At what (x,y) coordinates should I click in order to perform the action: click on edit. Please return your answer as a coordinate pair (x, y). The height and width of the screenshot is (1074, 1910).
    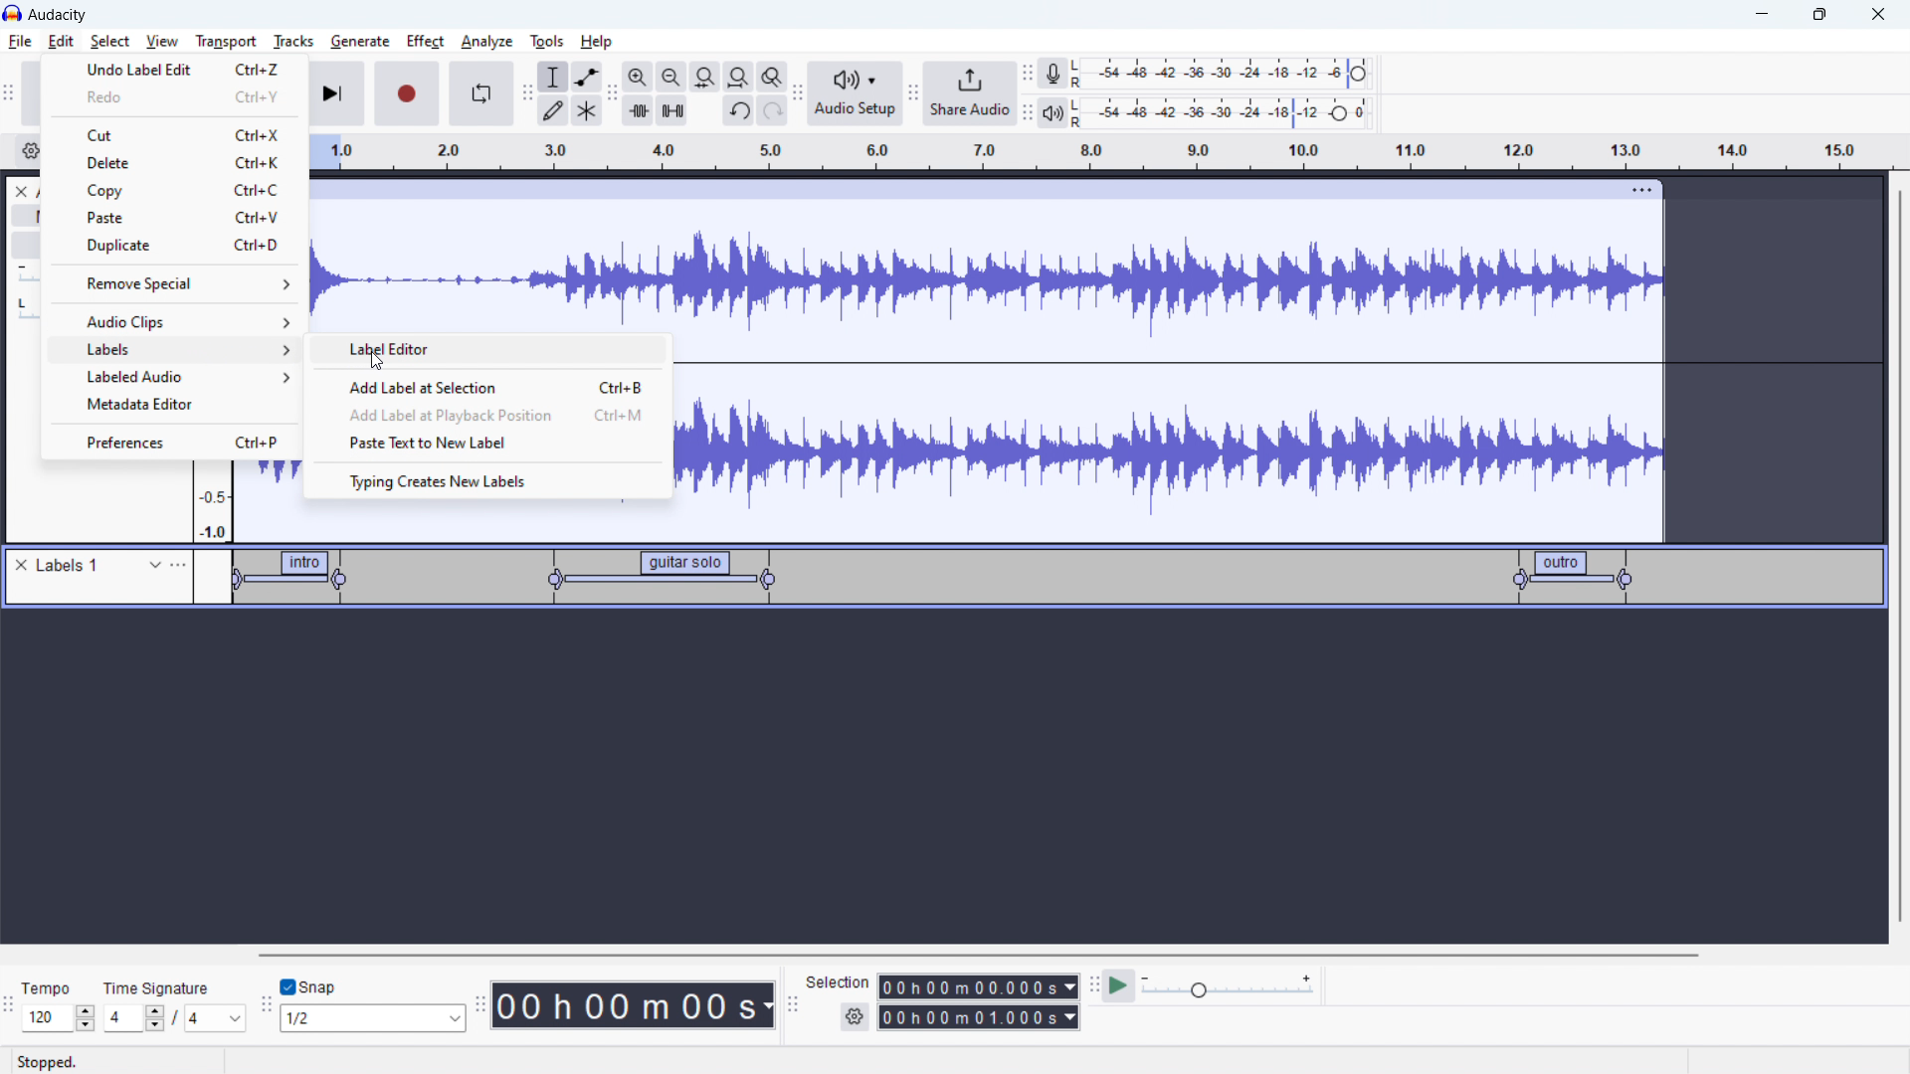
    Looking at the image, I should click on (61, 42).